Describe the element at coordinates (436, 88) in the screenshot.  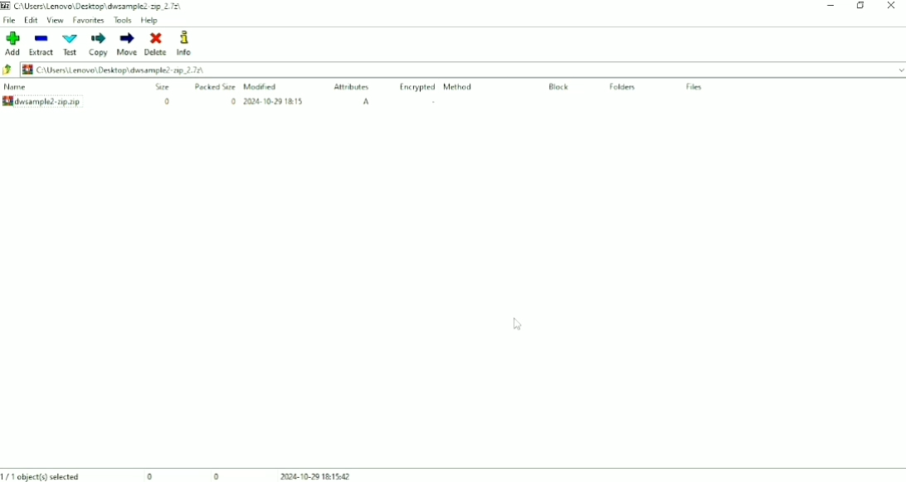
I see `Encrypted Method` at that location.